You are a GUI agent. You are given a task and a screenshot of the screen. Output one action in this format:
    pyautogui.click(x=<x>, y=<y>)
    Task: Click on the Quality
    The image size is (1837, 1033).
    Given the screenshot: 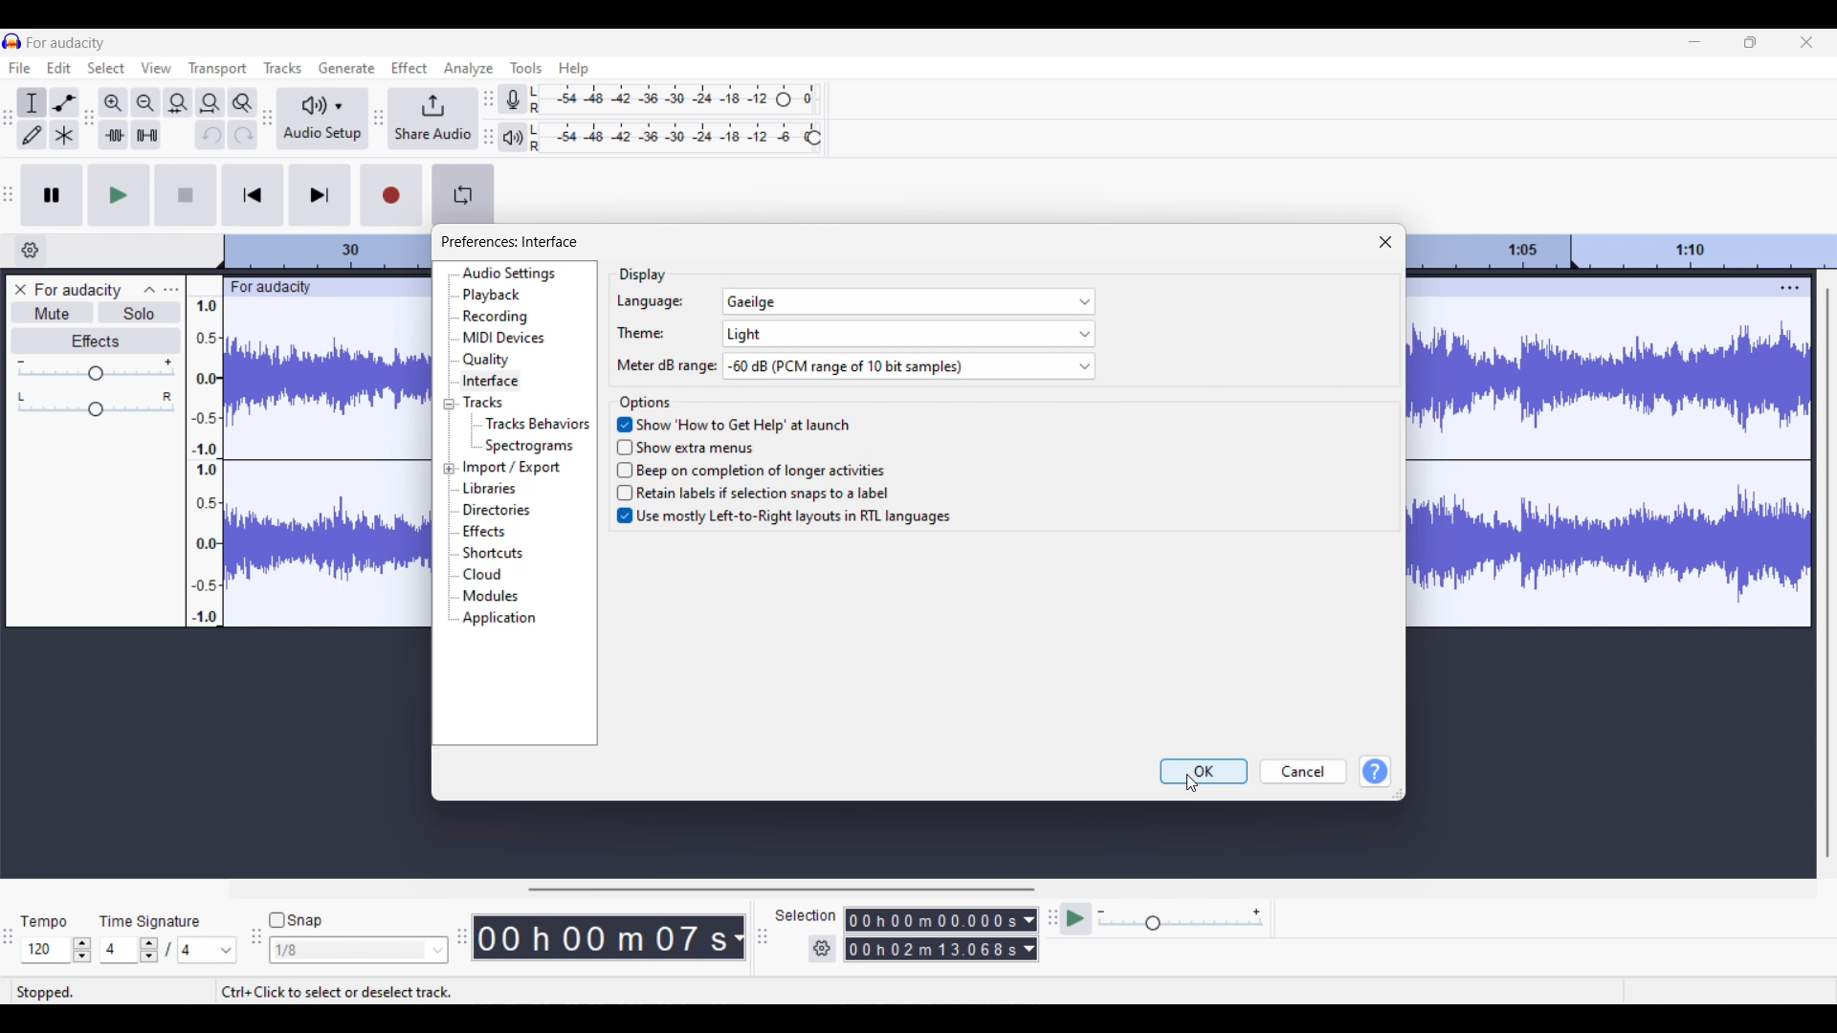 What is the action you would take?
    pyautogui.click(x=486, y=360)
    